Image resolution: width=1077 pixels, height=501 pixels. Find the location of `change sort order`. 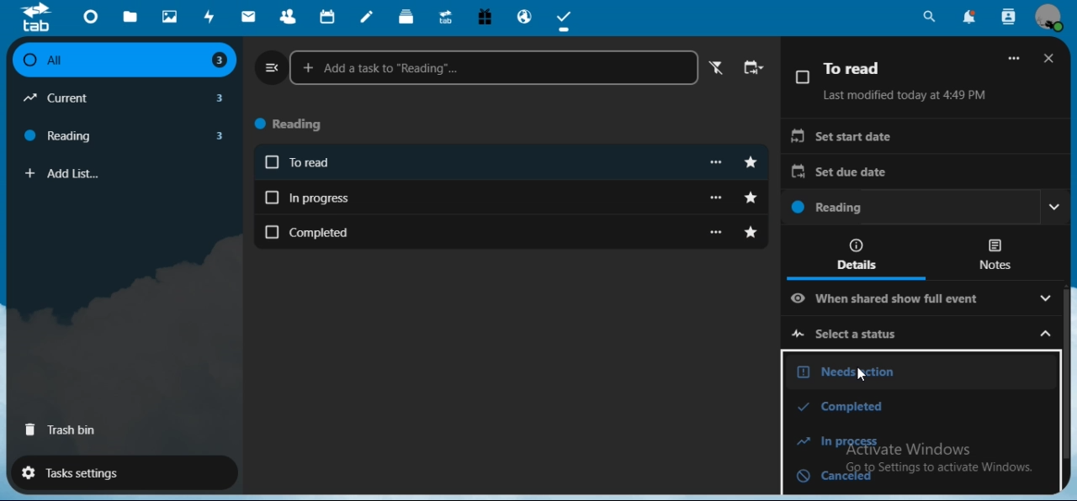

change sort order is located at coordinates (755, 69).